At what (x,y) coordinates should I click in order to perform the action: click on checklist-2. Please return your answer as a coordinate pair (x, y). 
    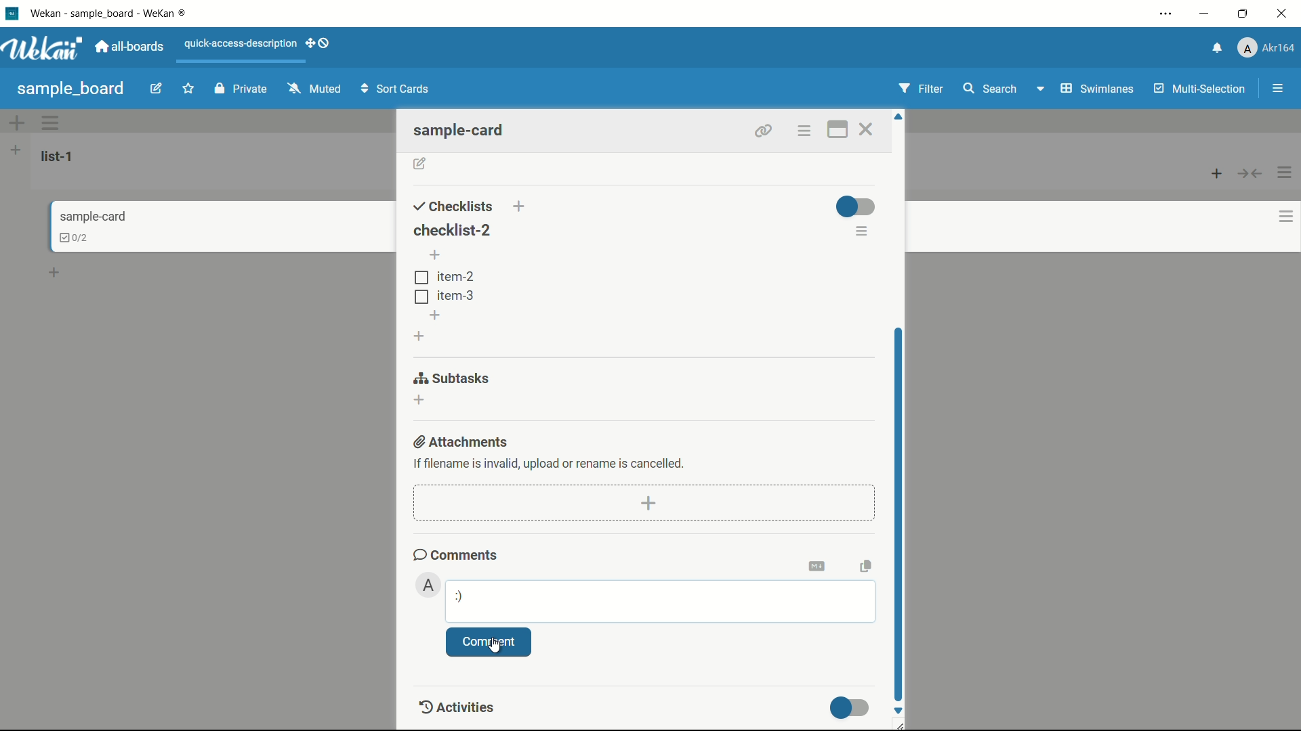
    Looking at the image, I should click on (451, 229).